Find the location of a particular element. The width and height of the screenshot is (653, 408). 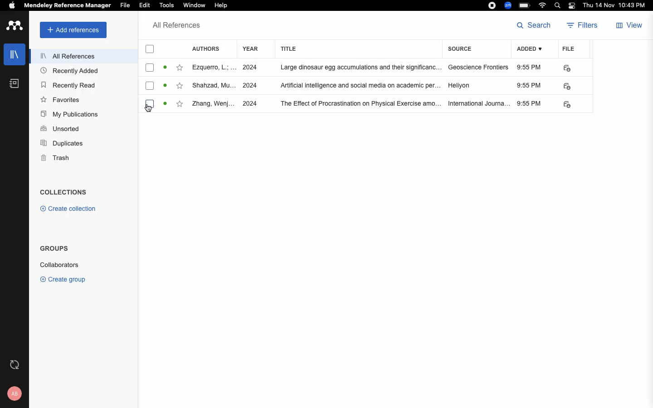

Recently read is located at coordinates (67, 84).